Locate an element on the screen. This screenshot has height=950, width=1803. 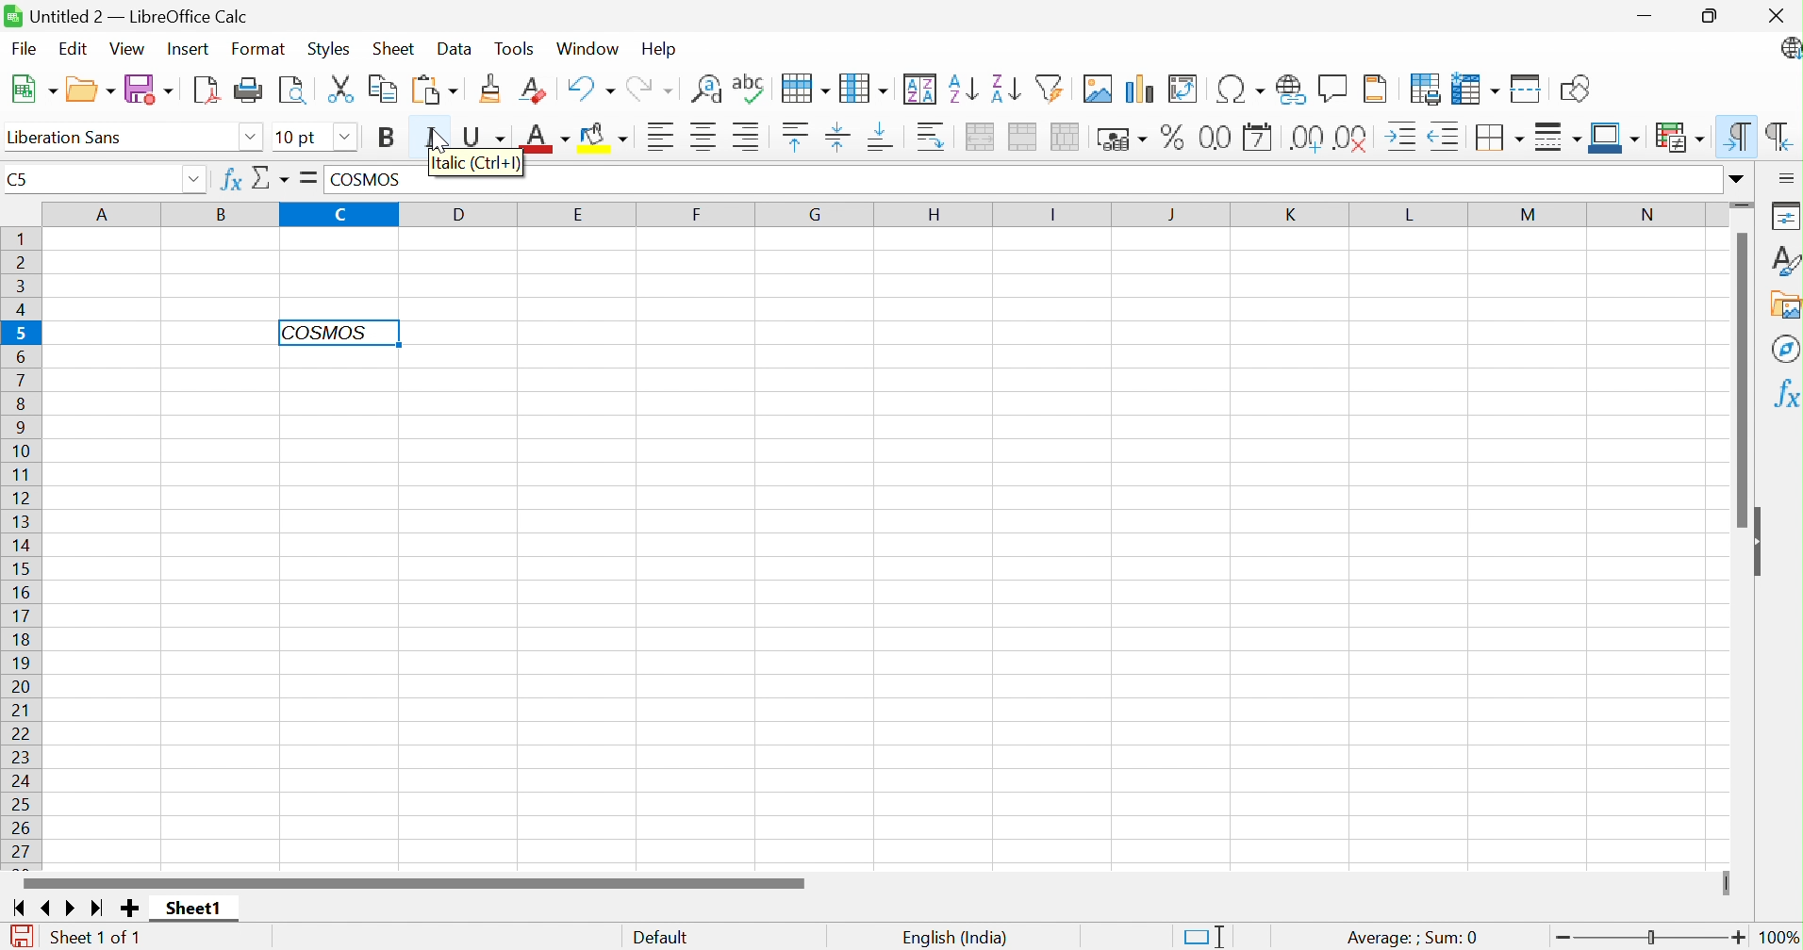
Headers and footers is located at coordinates (1375, 90).